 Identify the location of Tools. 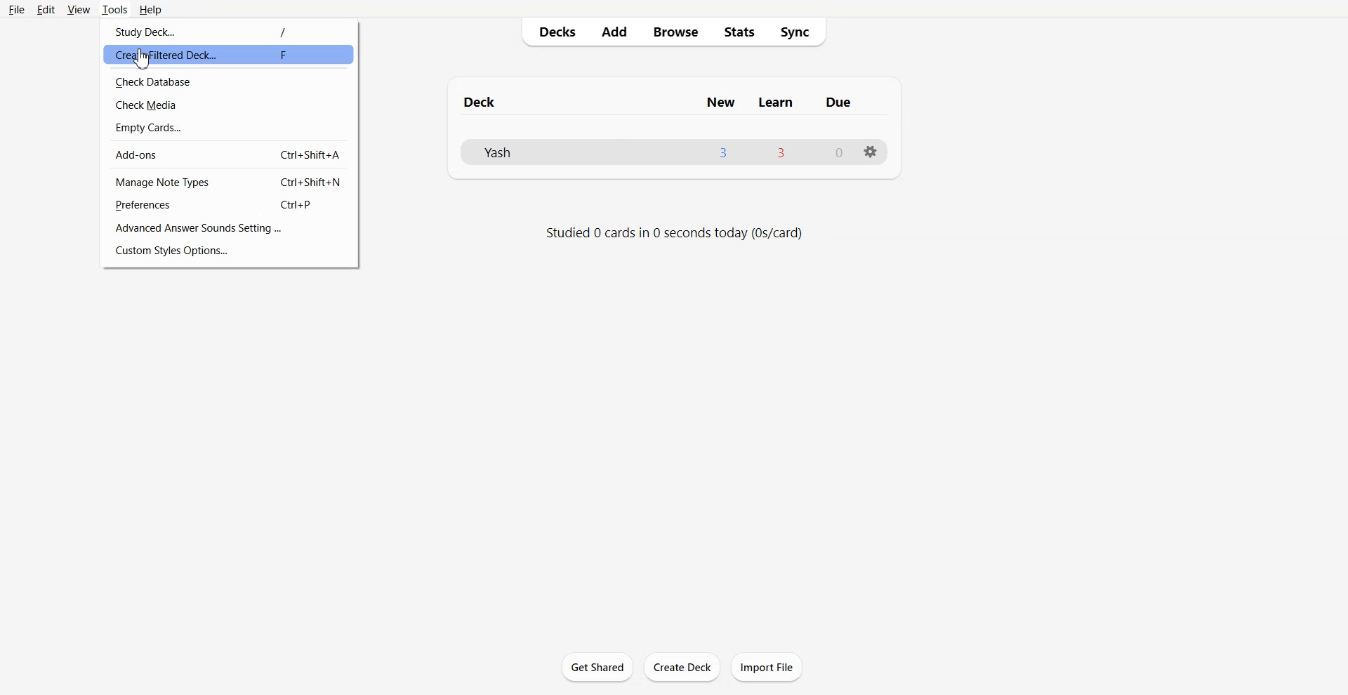
(115, 9).